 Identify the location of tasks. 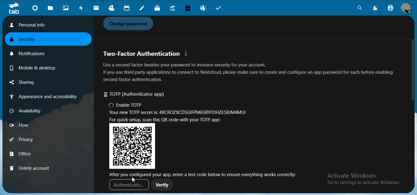
(221, 9).